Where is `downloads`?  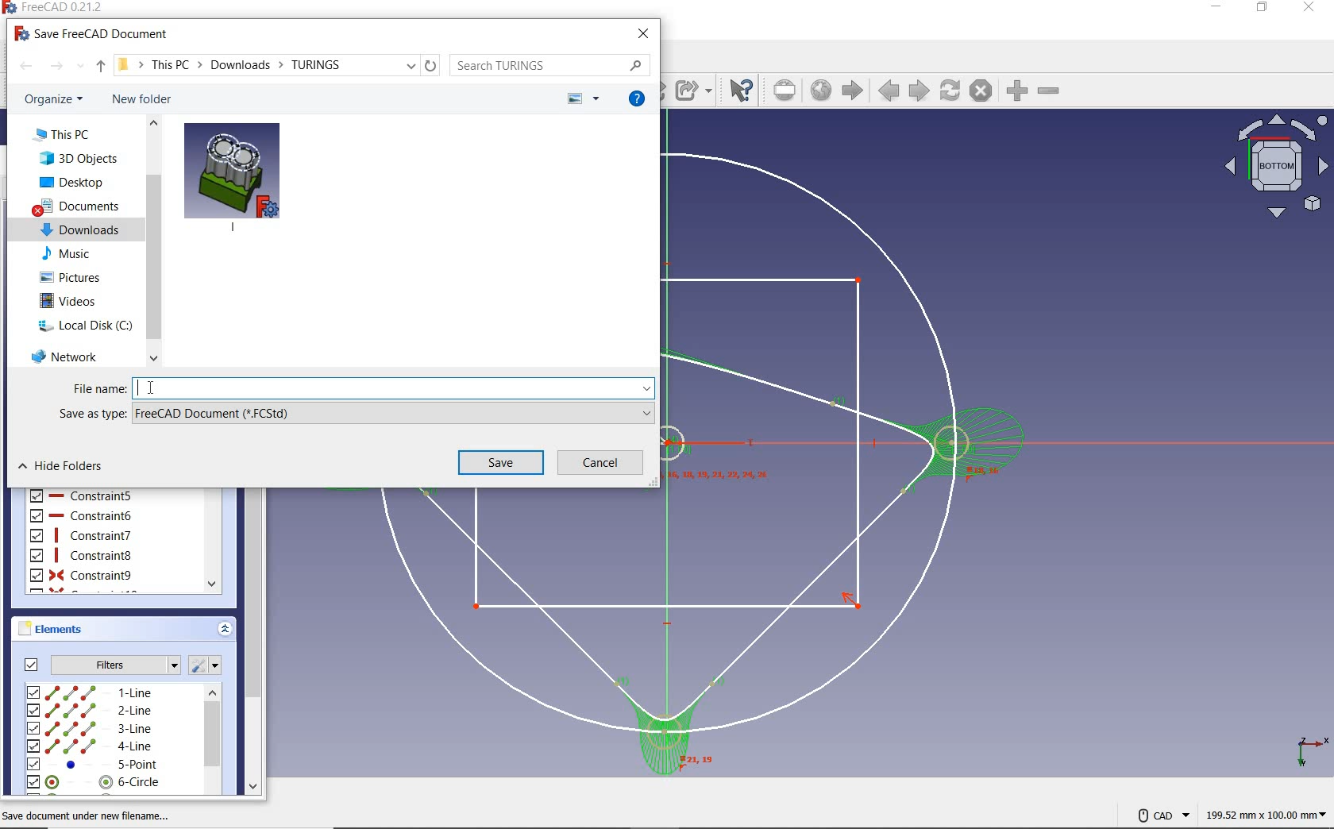
downloads is located at coordinates (81, 229).